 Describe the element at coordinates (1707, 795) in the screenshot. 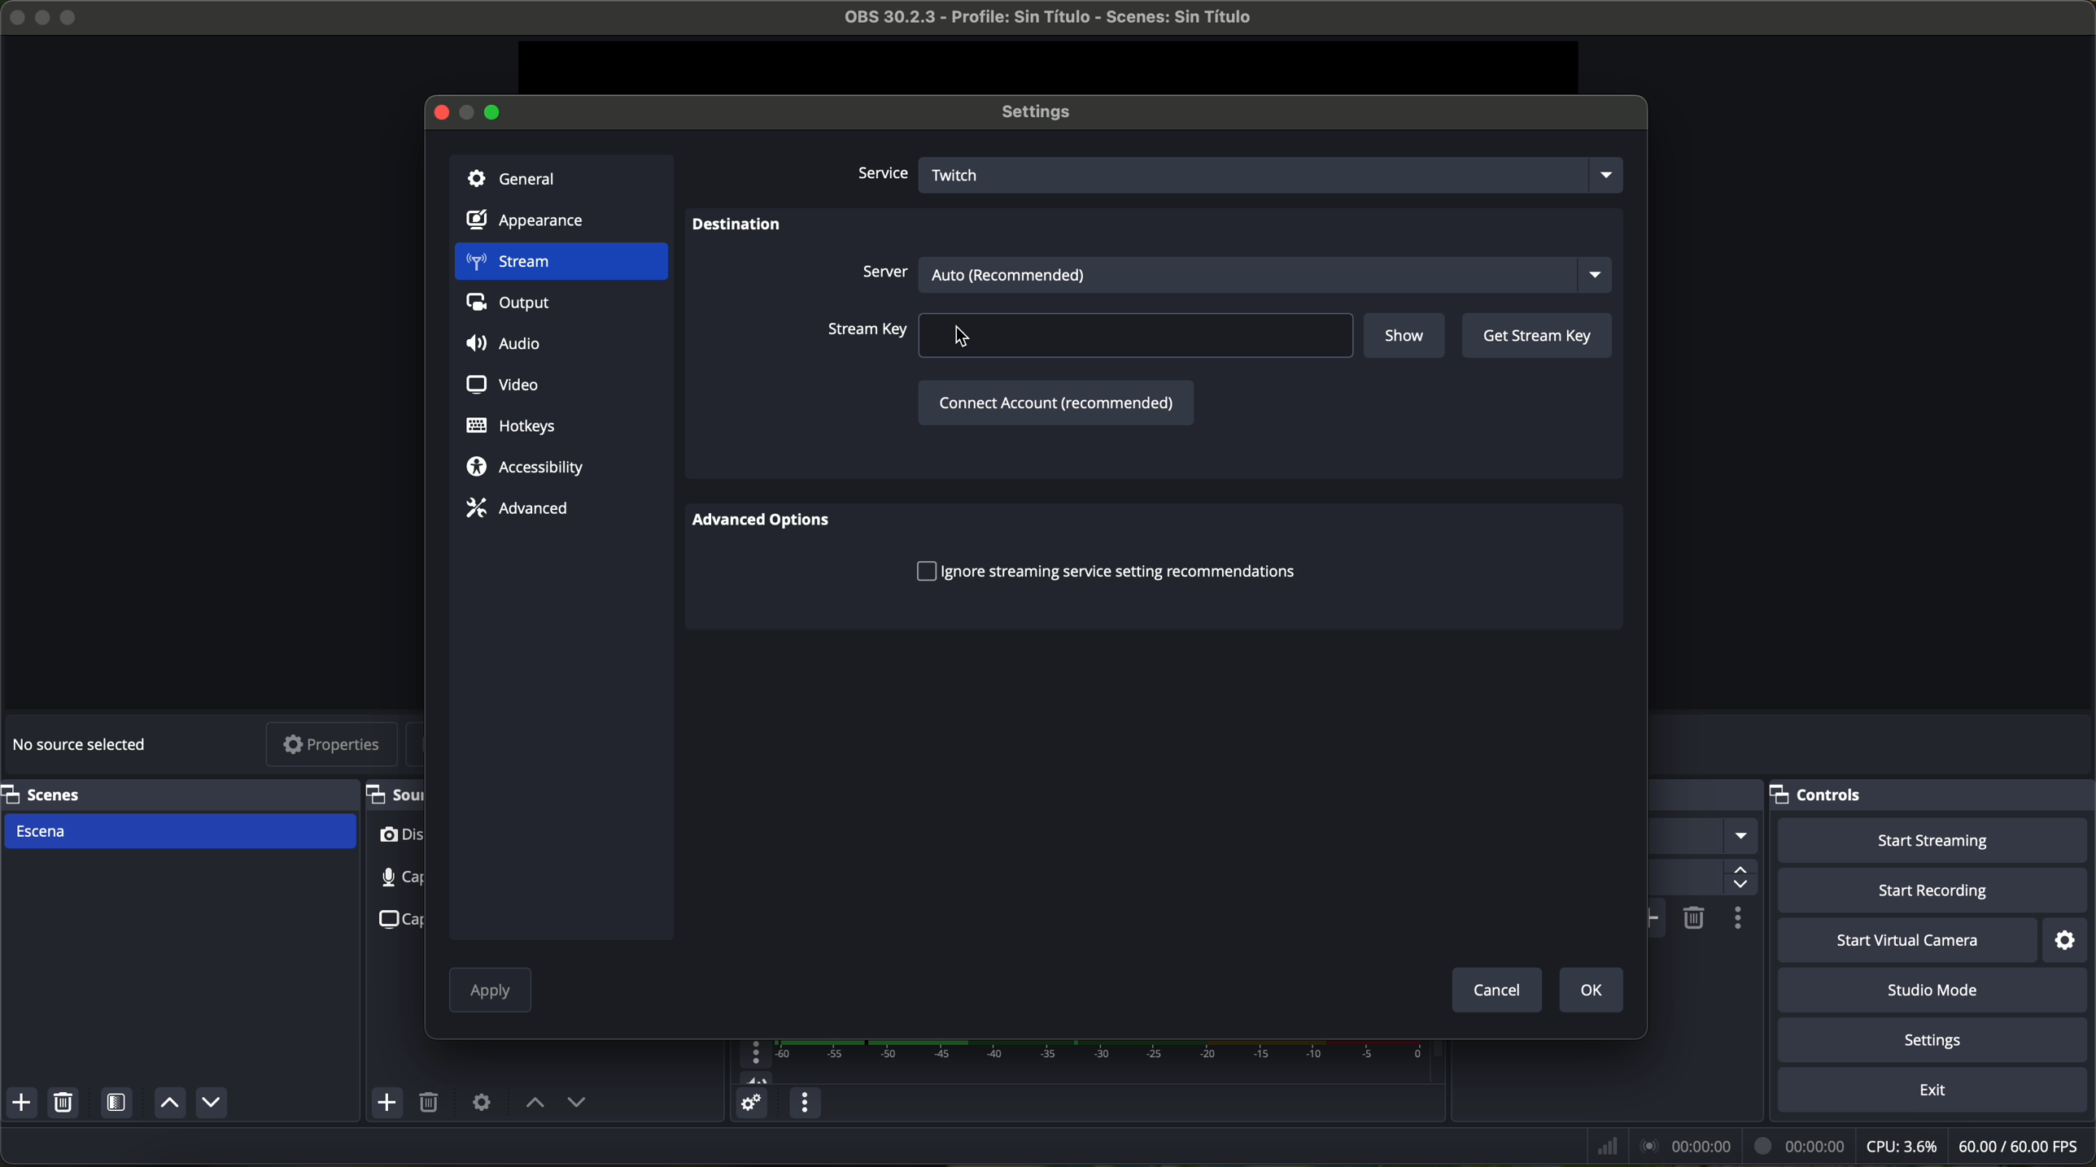

I see `` at that location.